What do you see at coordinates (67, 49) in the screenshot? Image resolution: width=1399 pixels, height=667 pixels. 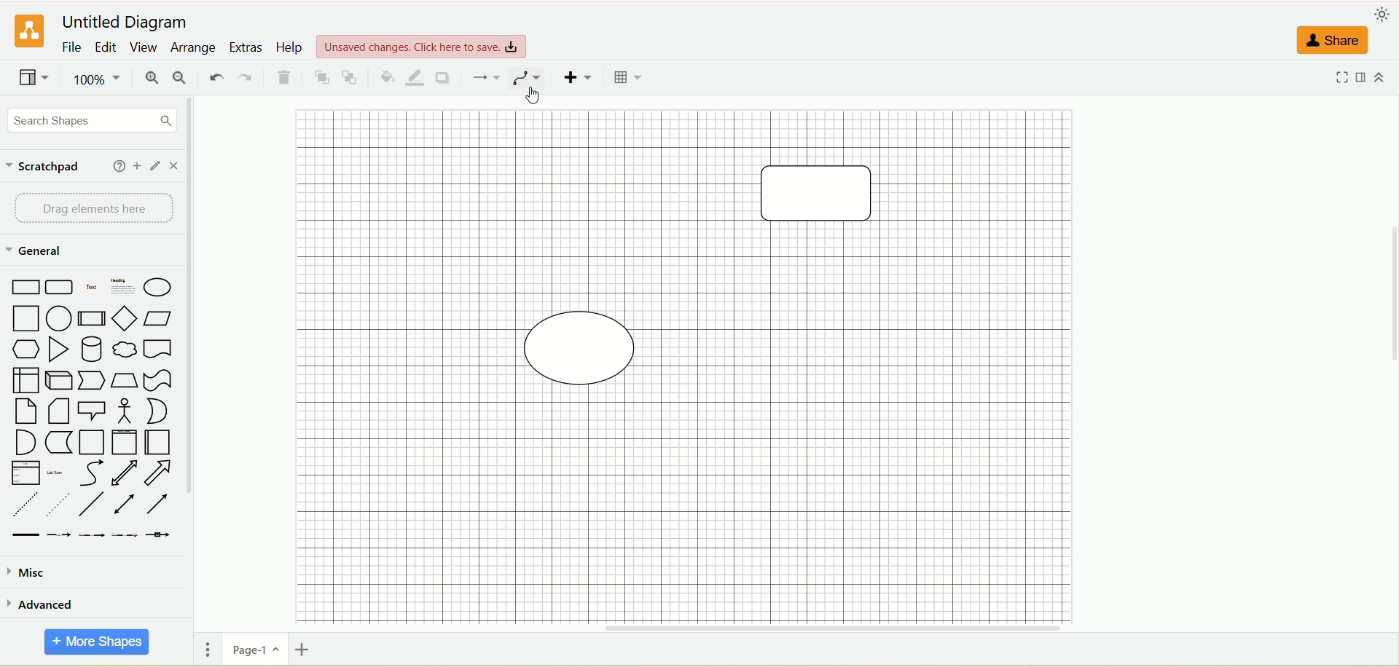 I see `file` at bounding box center [67, 49].